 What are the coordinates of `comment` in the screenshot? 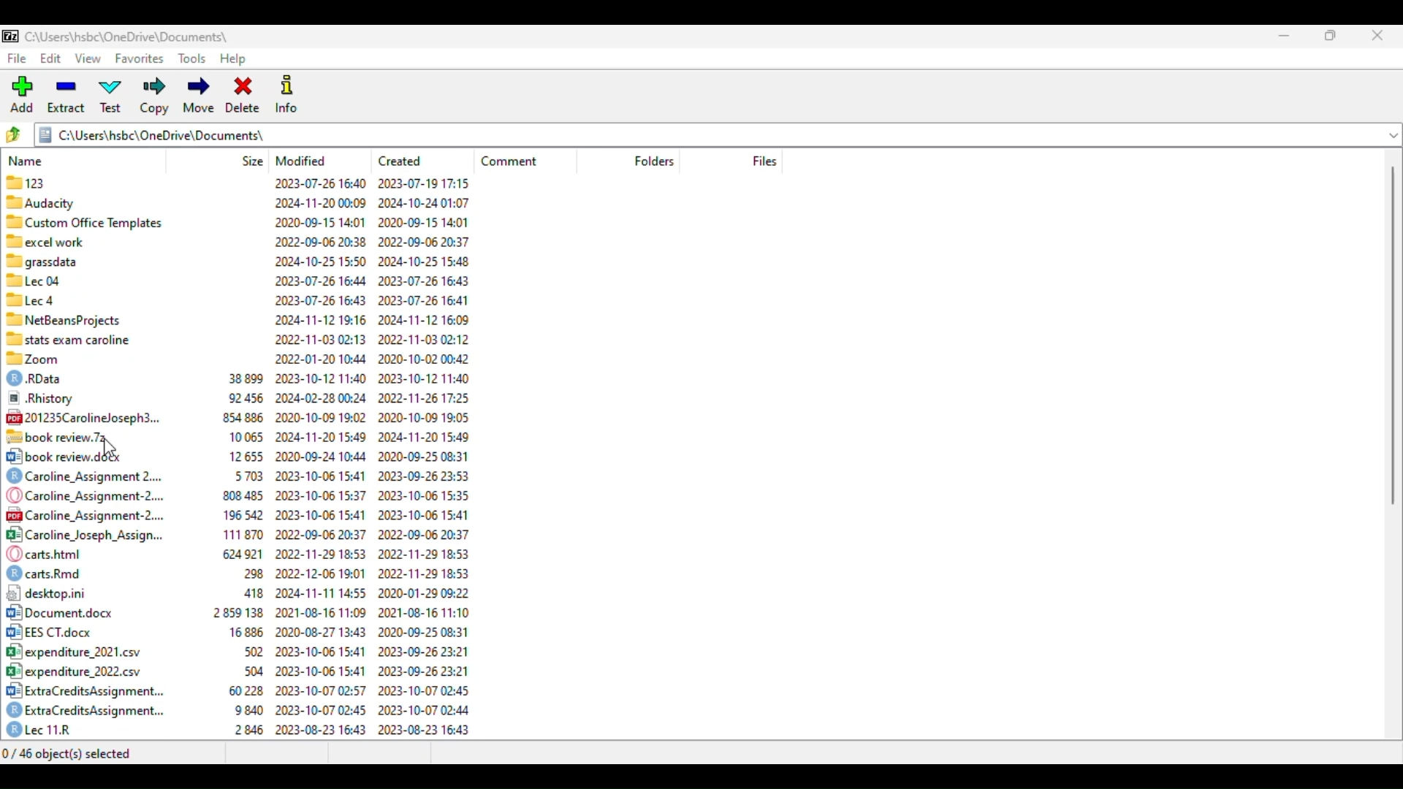 It's located at (509, 161).